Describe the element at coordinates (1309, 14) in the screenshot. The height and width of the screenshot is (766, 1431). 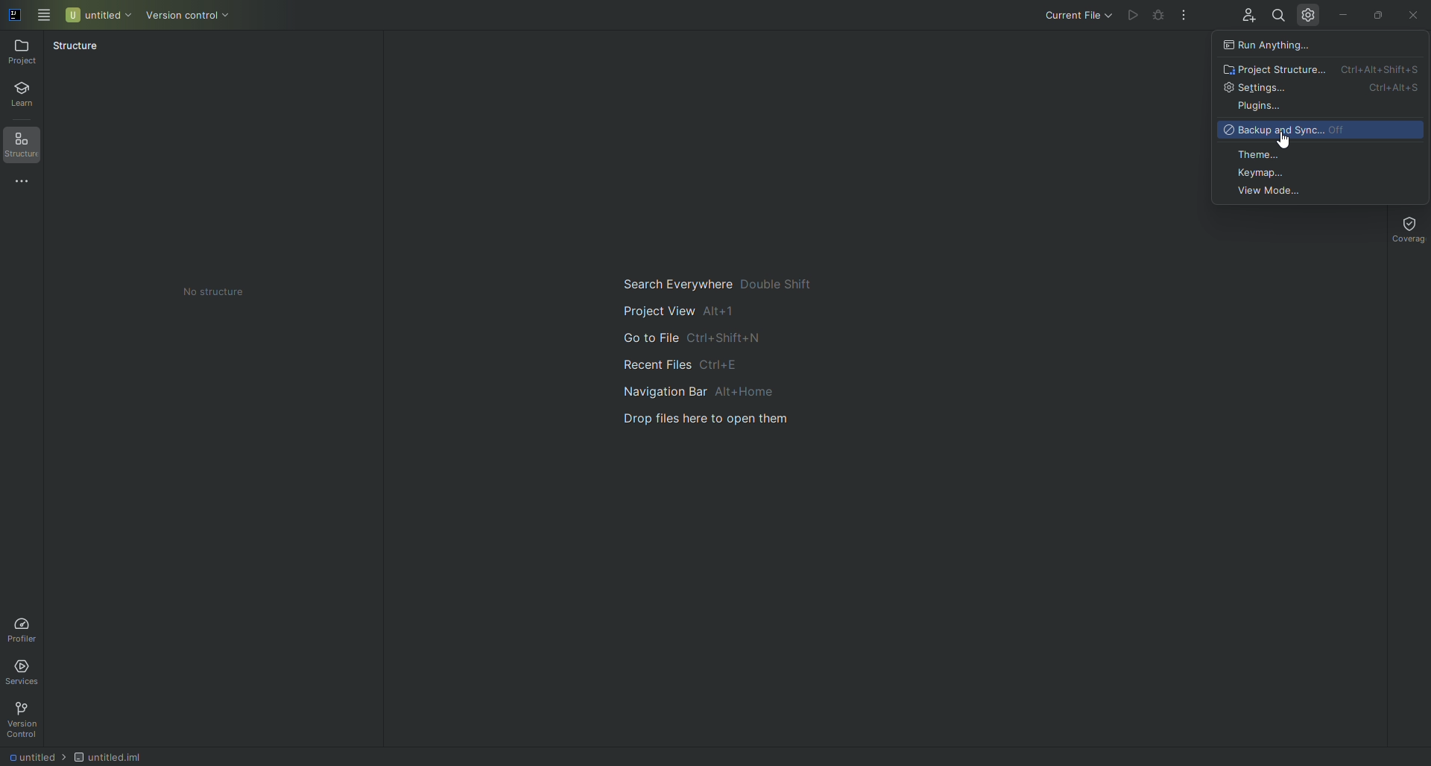
I see `Updates and Settings` at that location.